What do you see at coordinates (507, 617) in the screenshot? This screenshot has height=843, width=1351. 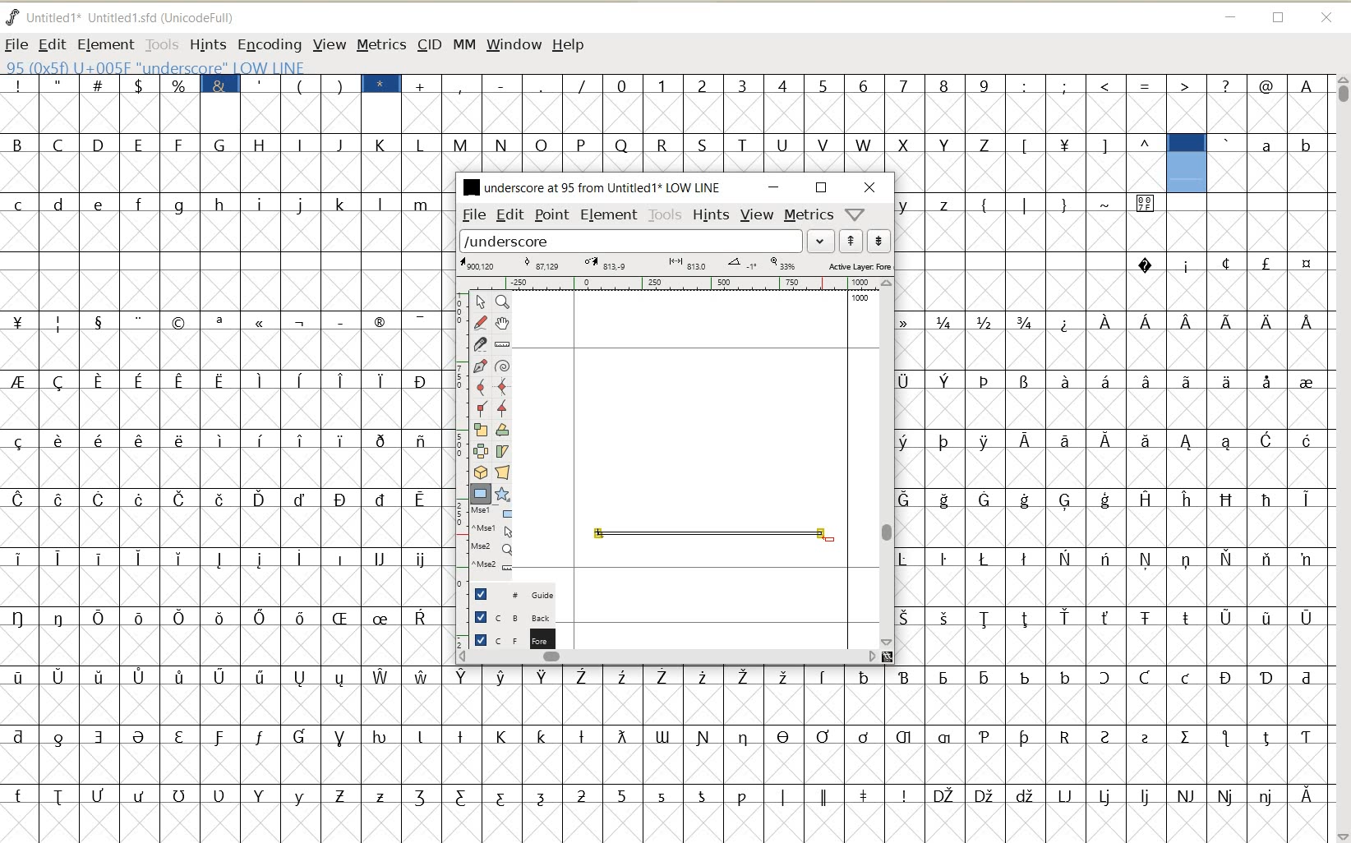 I see `BACKGROUND` at bounding box center [507, 617].